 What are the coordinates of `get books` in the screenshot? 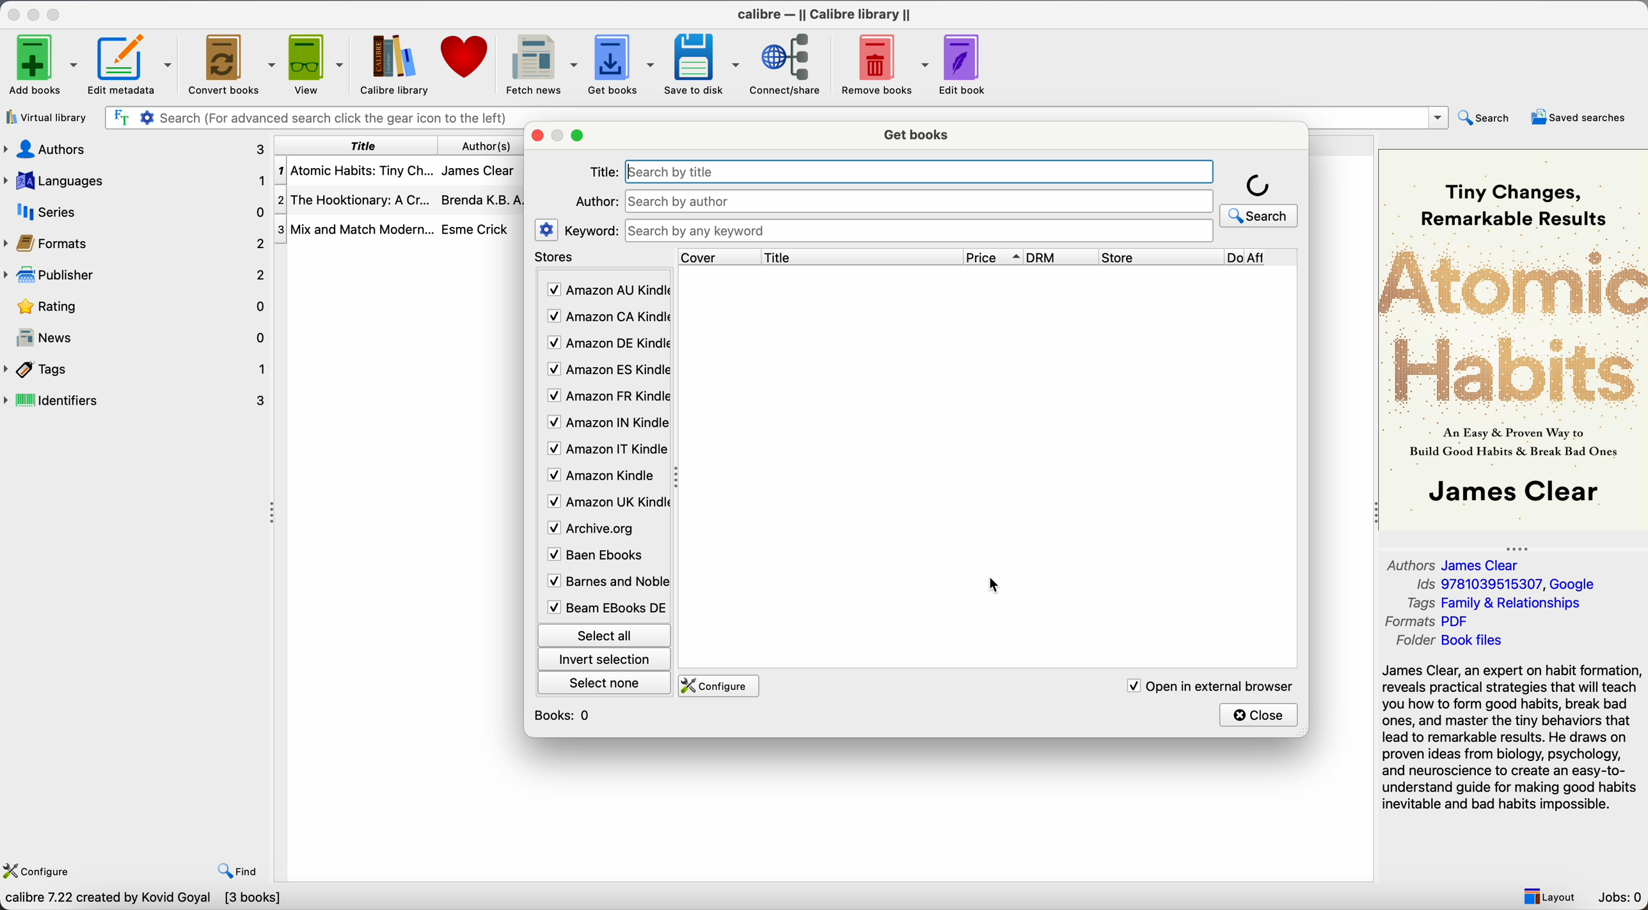 It's located at (915, 136).